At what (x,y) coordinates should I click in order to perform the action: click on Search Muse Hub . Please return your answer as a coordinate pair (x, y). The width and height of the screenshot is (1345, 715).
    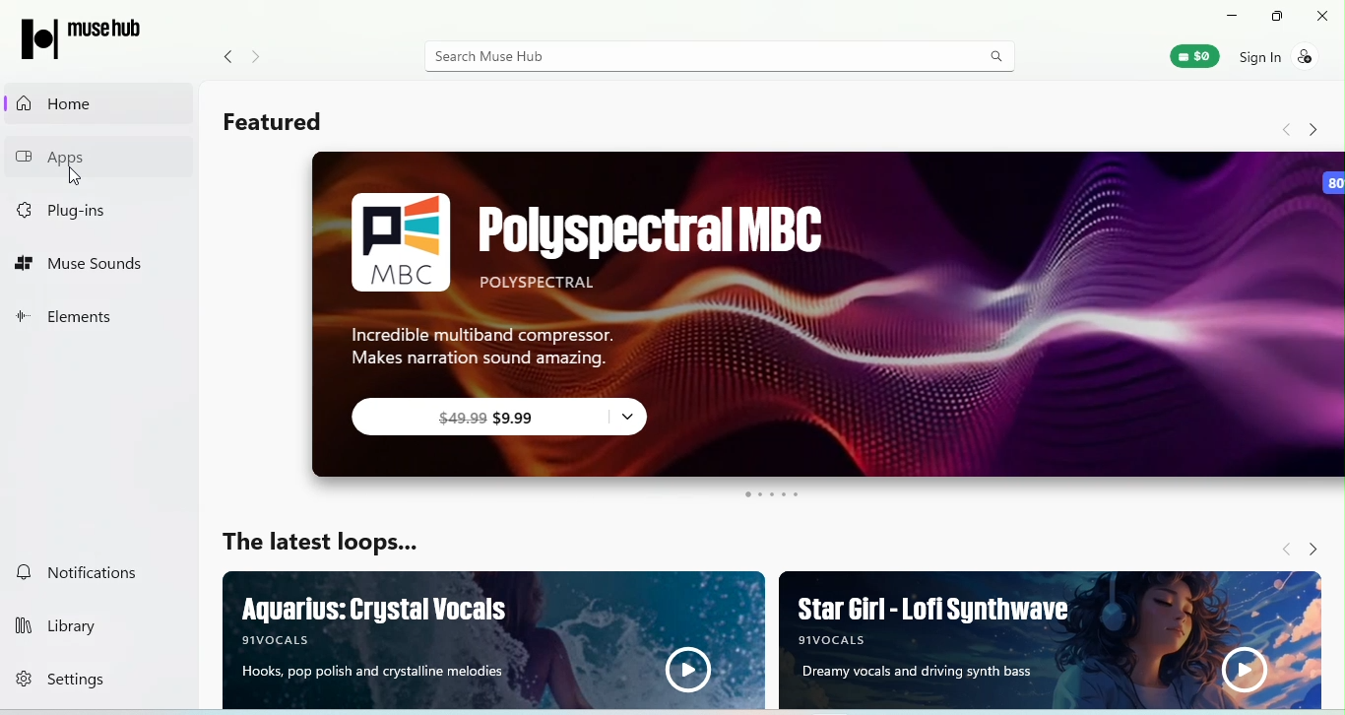
    Looking at the image, I should click on (689, 57).